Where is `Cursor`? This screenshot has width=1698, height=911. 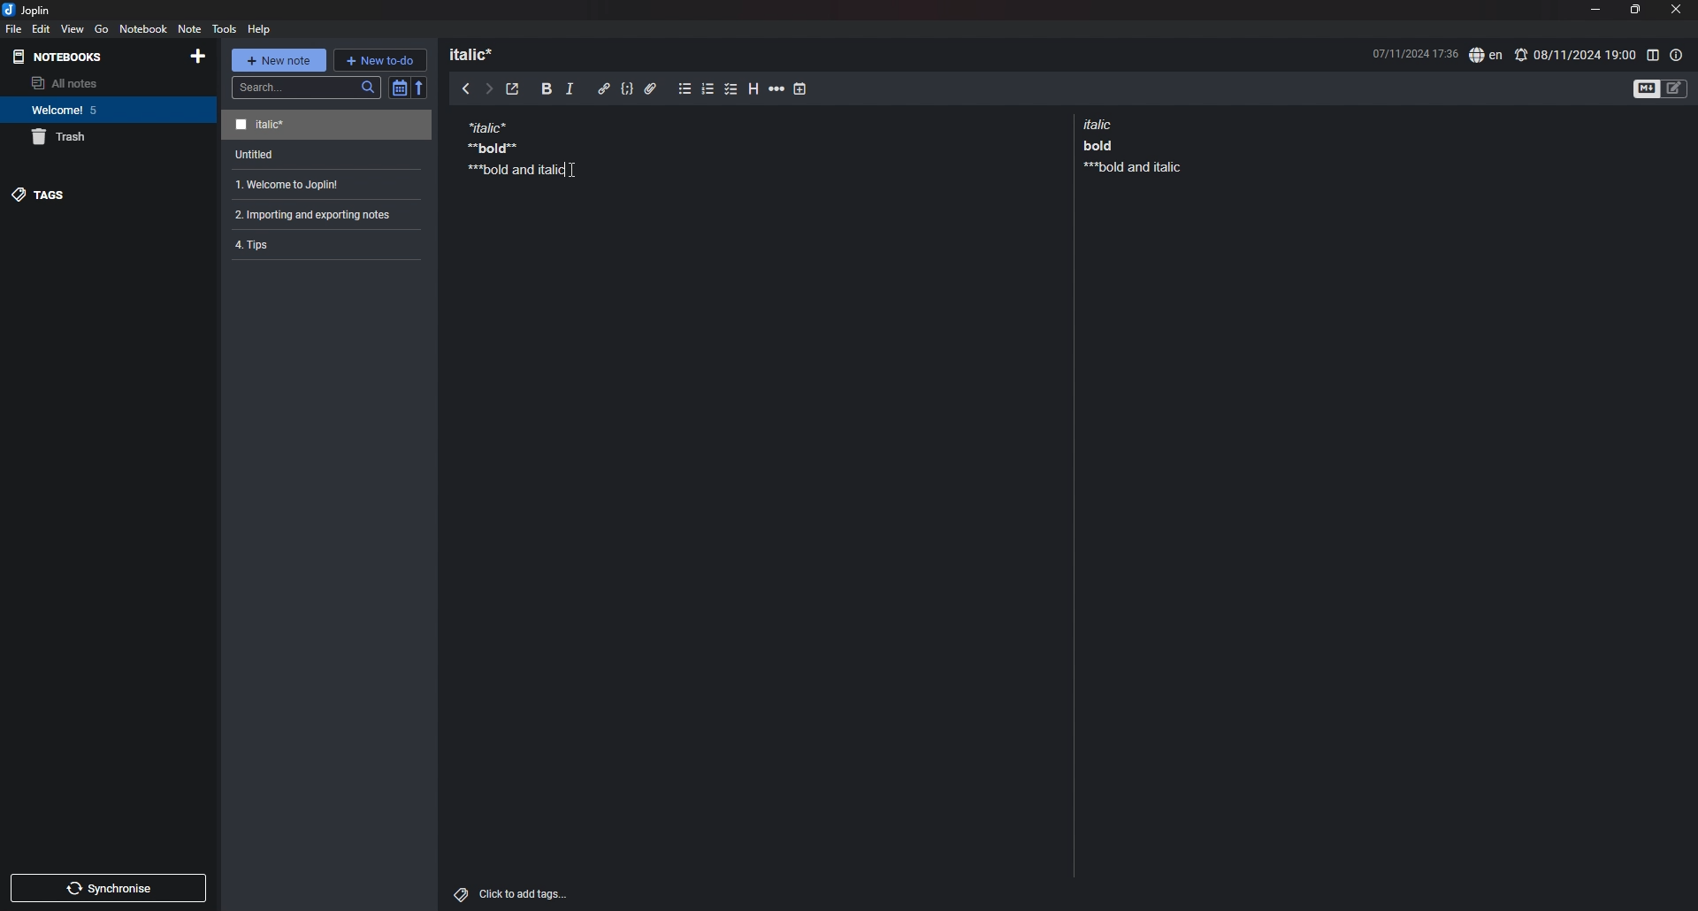
Cursor is located at coordinates (572, 170).